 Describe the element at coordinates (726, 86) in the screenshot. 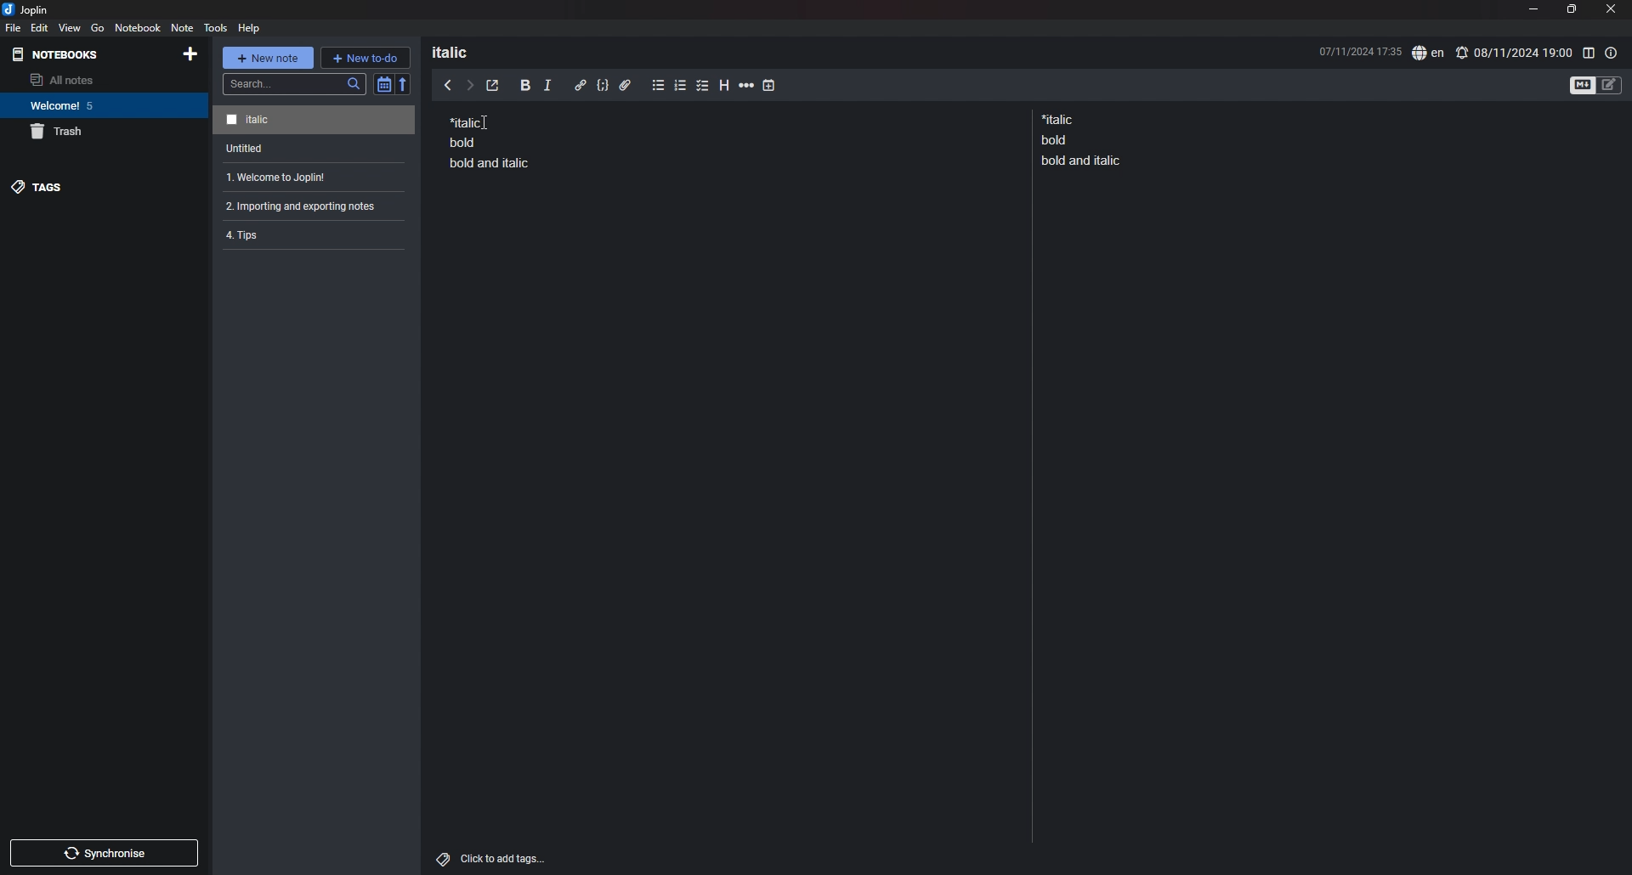

I see `heading` at that location.